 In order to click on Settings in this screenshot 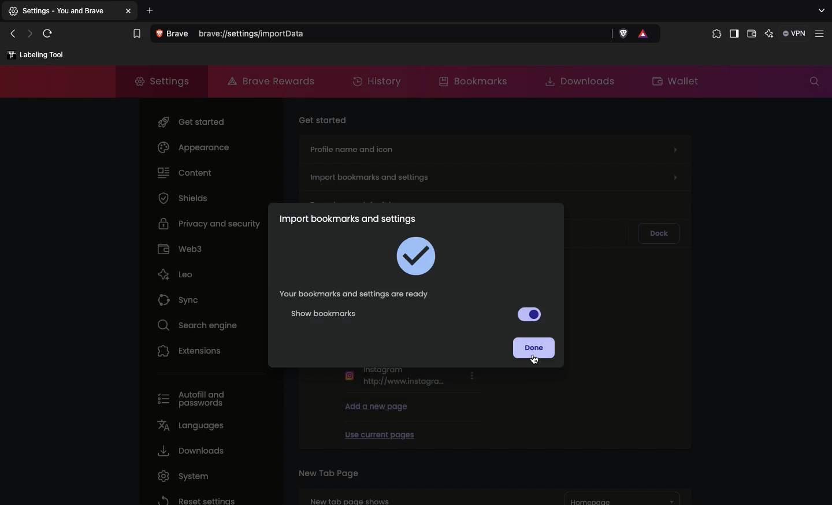, I will do `click(62, 12)`.